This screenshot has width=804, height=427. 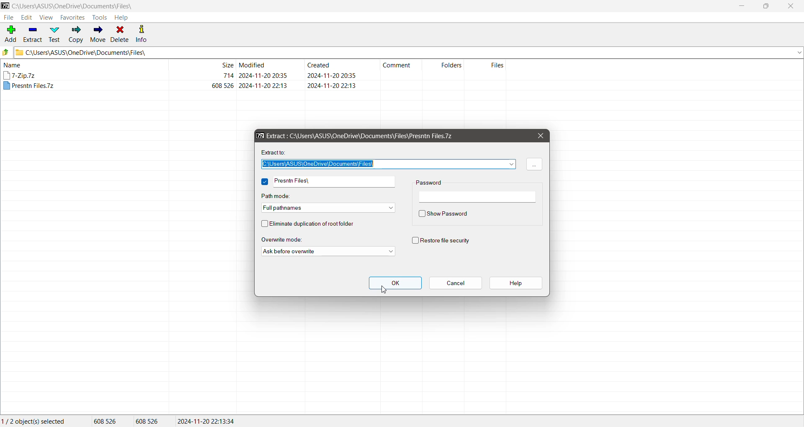 I want to click on Set Password for Extraction, so click(x=479, y=197).